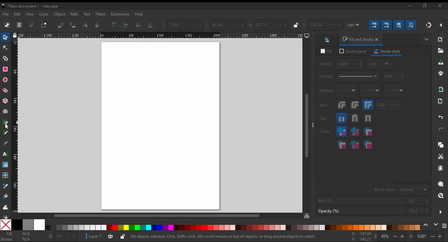  What do you see at coordinates (63, 236) in the screenshot?
I see `opacity` at bounding box center [63, 236].